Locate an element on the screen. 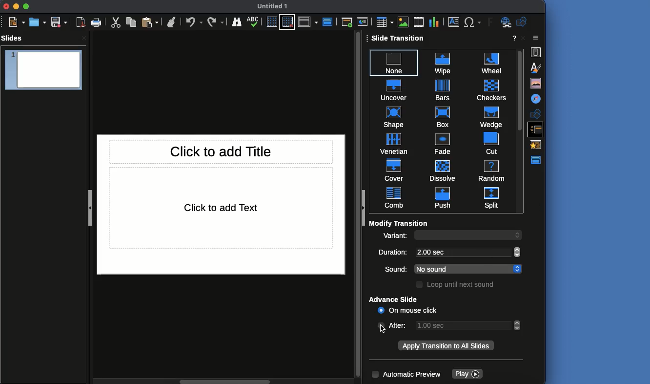 This screenshot has width=650, height=384. Chart is located at coordinates (434, 21).